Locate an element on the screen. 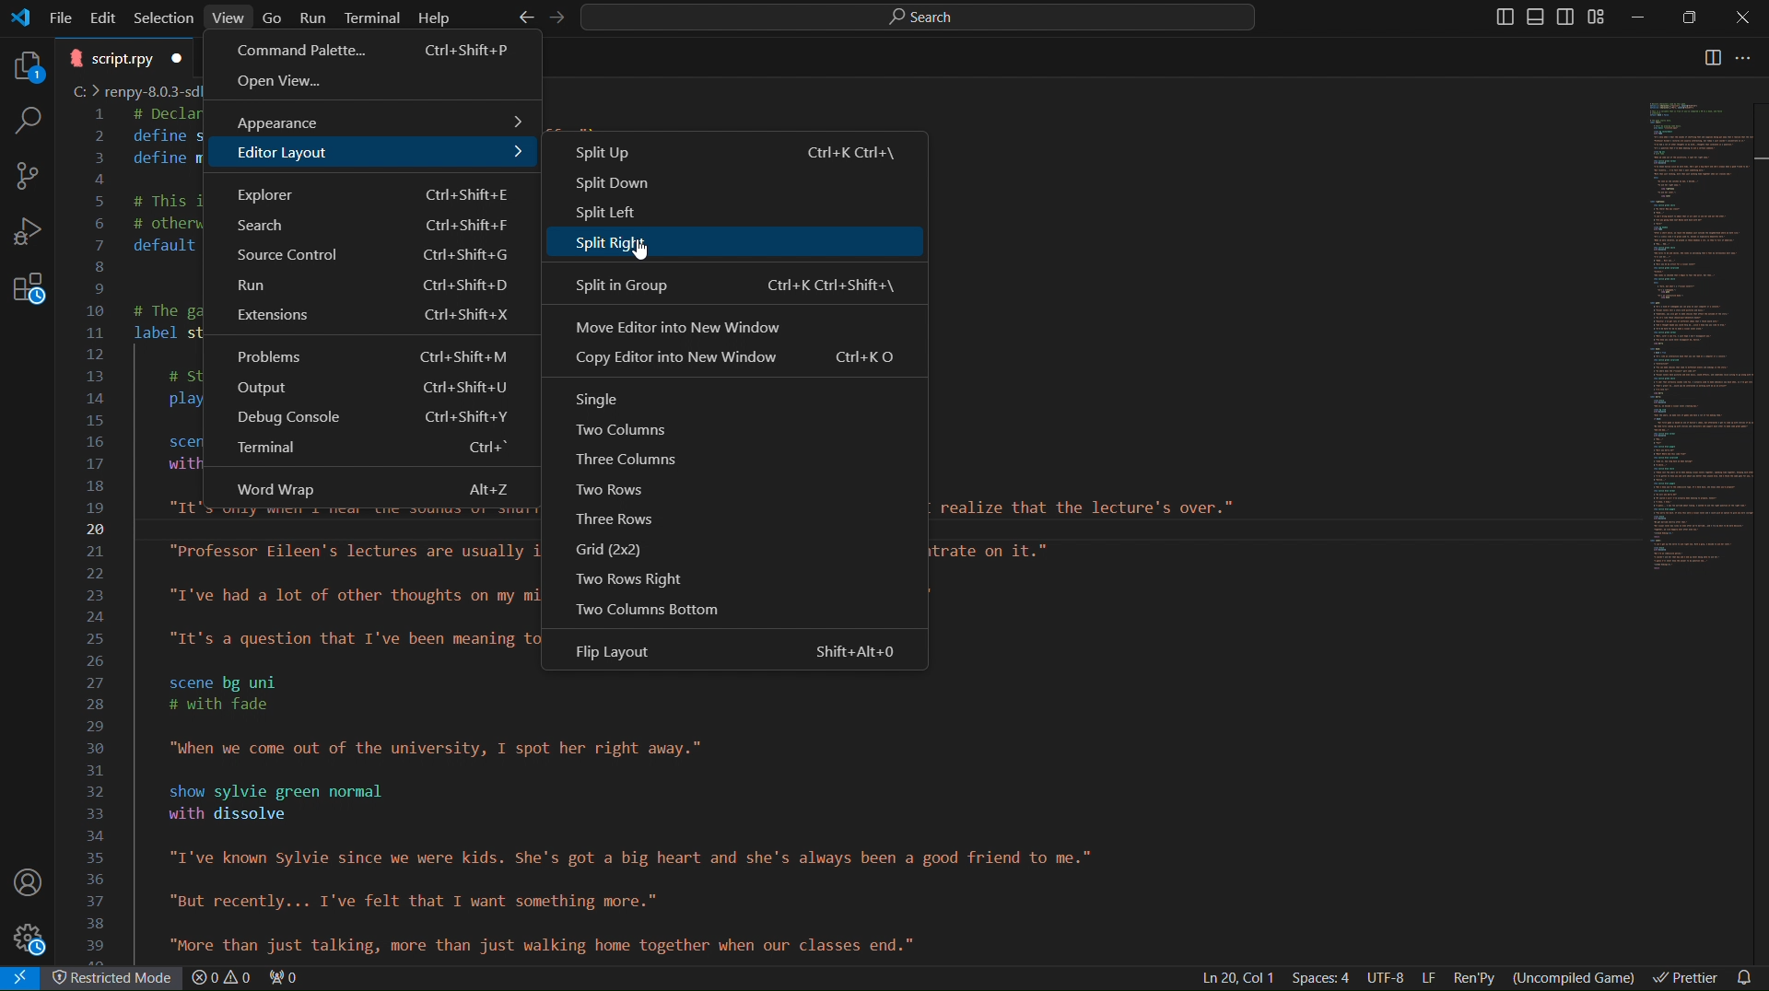 The image size is (1769, 991). Errors is located at coordinates (248, 979).